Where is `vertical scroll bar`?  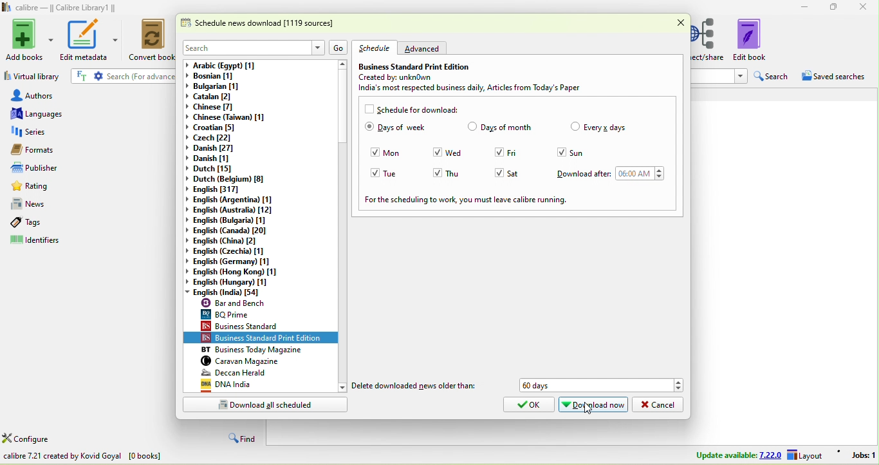
vertical scroll bar is located at coordinates (343, 227).